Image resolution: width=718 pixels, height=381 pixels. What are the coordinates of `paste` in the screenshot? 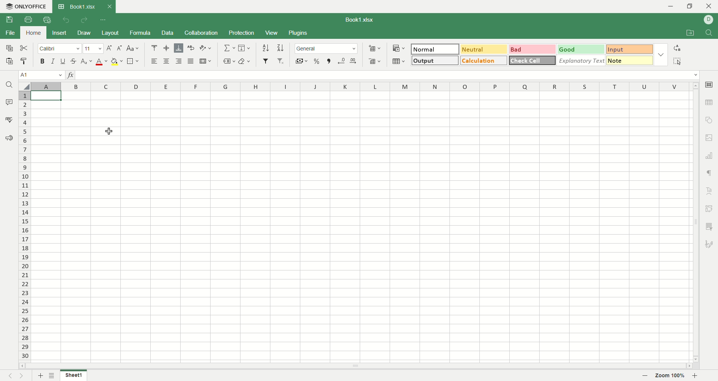 It's located at (10, 62).